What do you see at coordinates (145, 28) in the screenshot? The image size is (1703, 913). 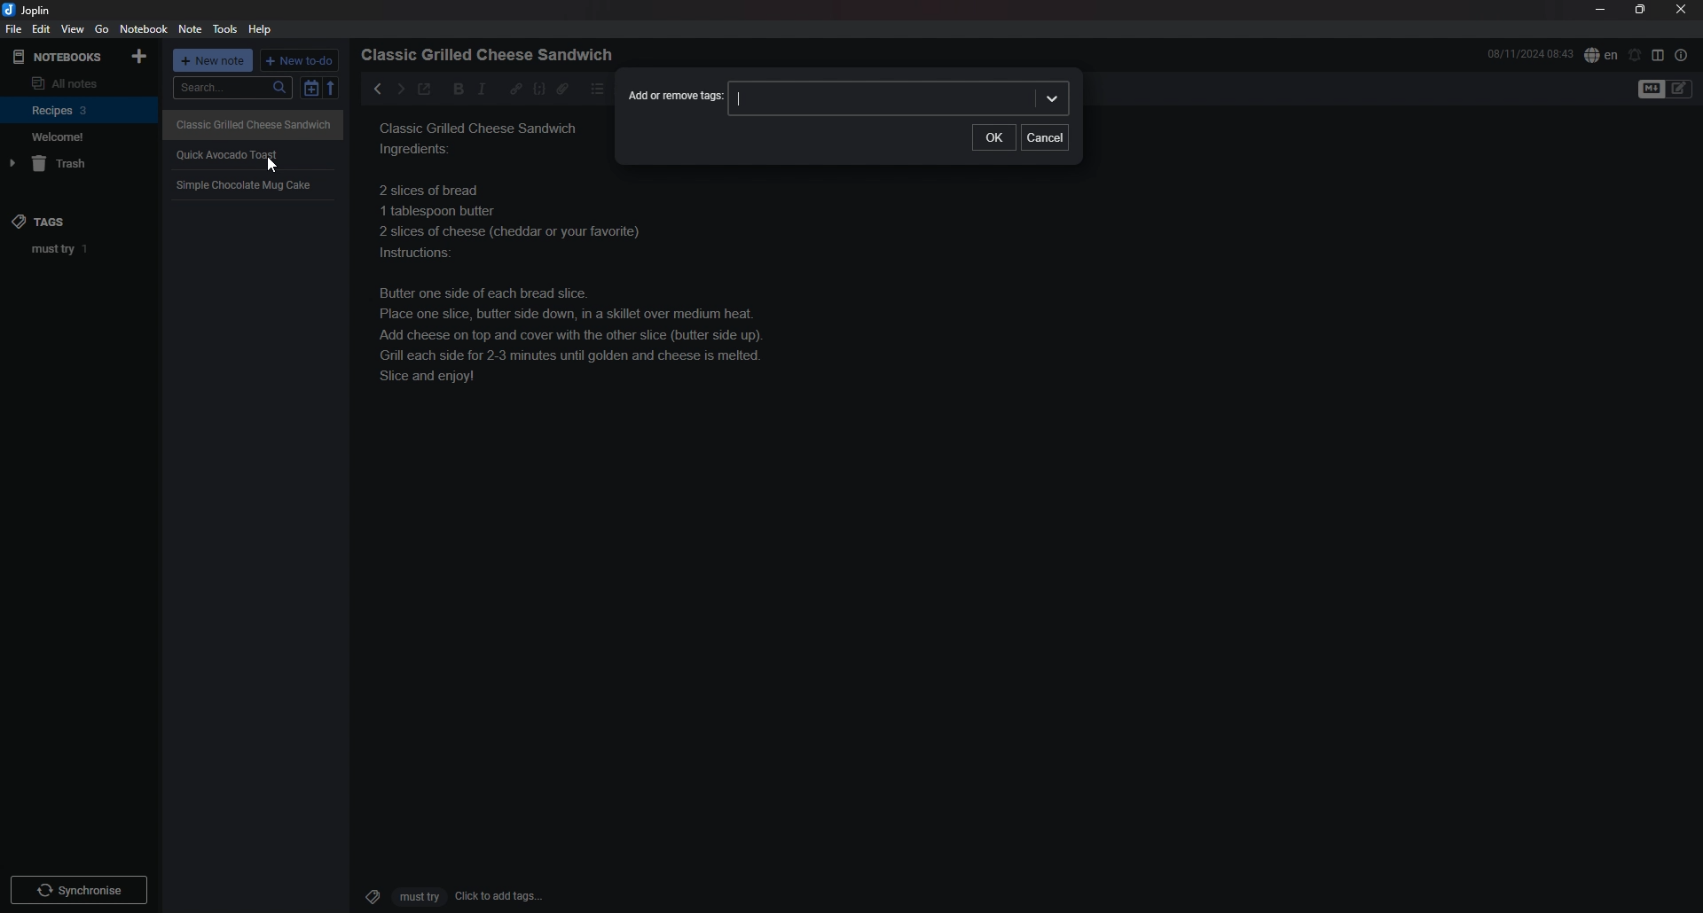 I see `notebook` at bounding box center [145, 28].